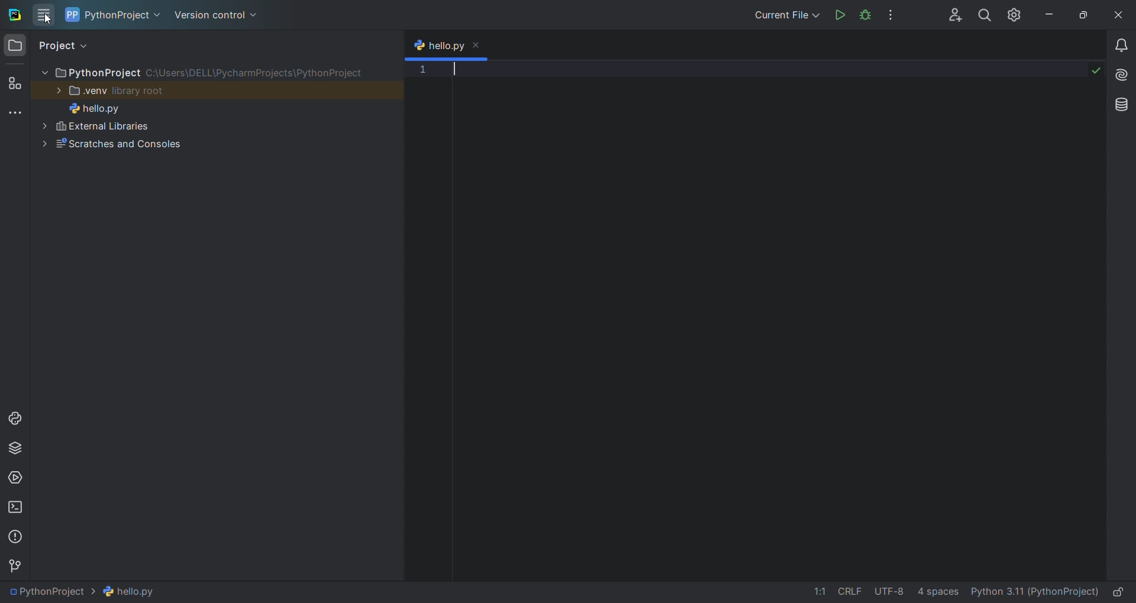 The height and width of the screenshot is (603, 1136). I want to click on collab, so click(950, 14).